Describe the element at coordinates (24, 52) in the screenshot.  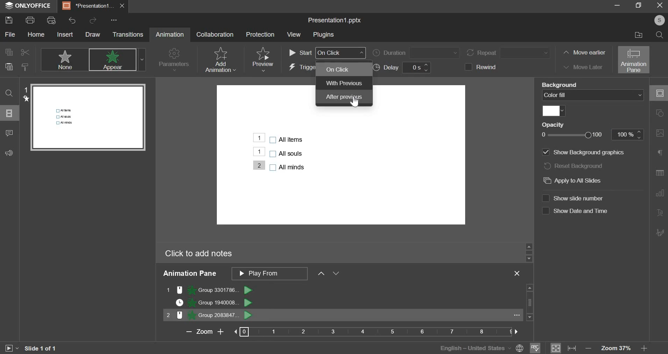
I see `cut` at that location.